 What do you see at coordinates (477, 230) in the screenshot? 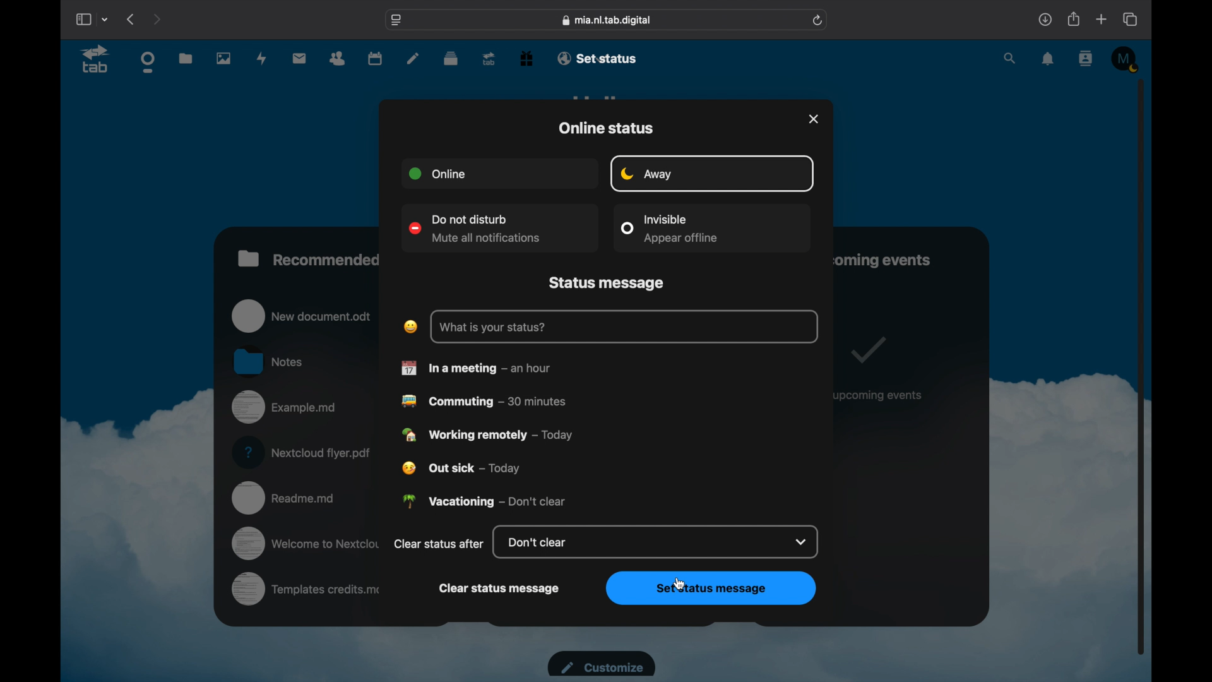
I see `do not disturb` at bounding box center [477, 230].